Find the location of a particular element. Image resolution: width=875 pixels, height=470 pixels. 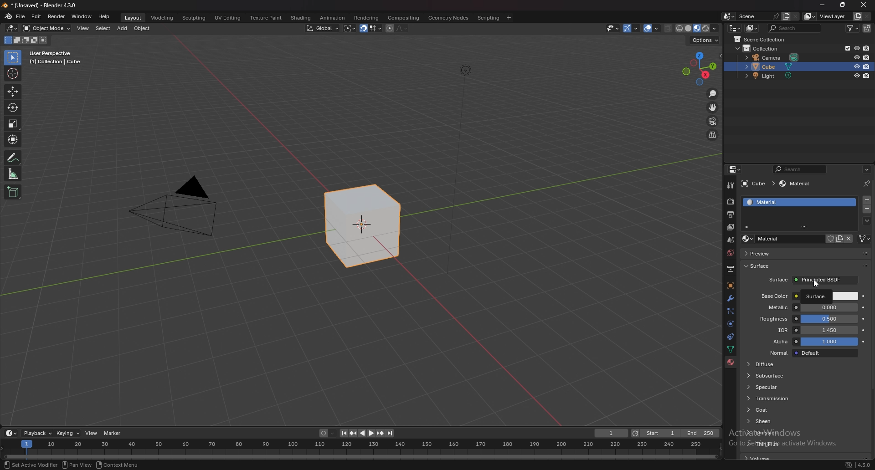

viewport shading is located at coordinates (696, 28).